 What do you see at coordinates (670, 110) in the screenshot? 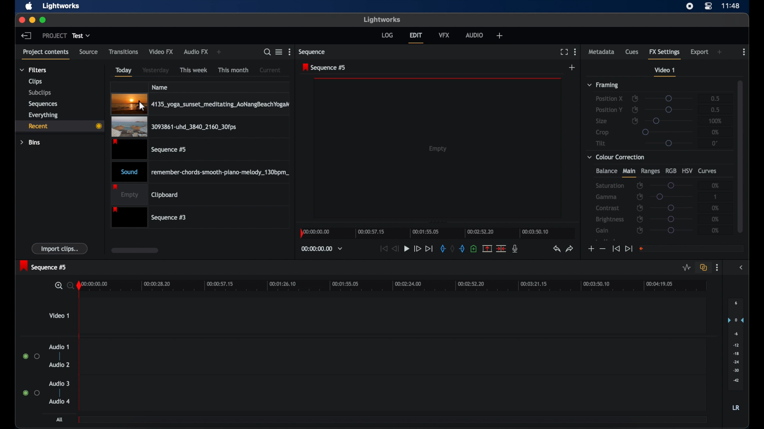
I see `slider` at bounding box center [670, 110].